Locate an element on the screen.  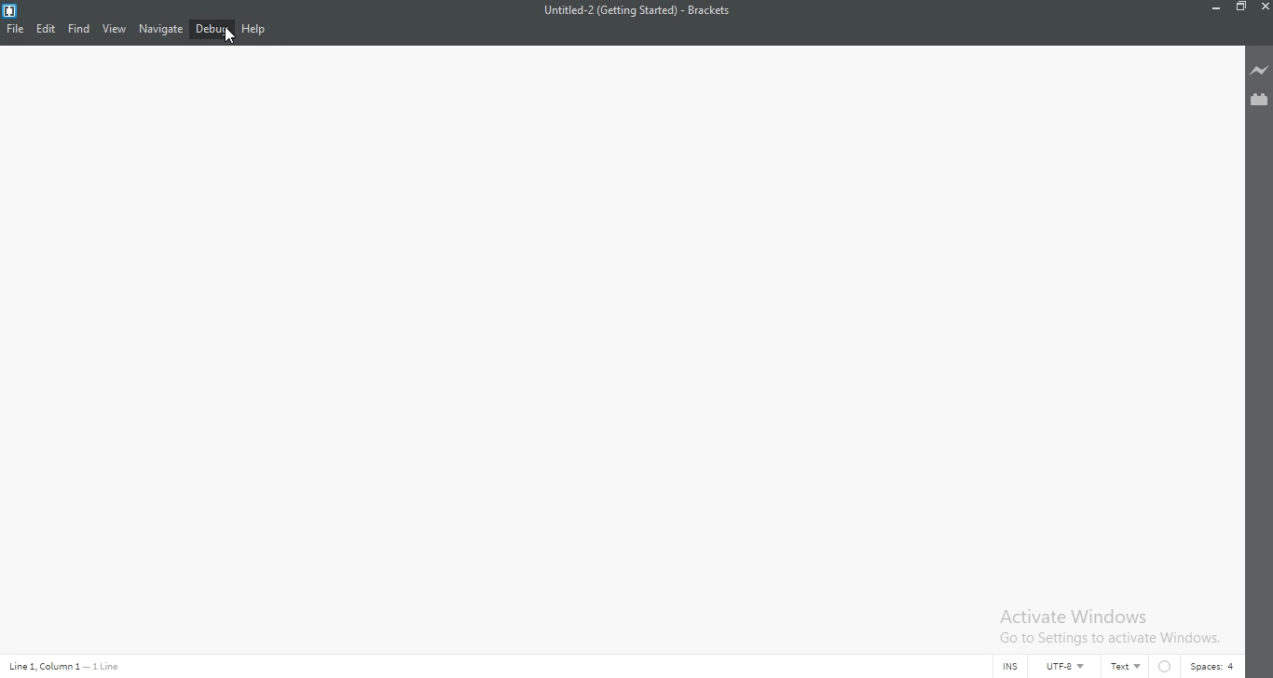
Edit is located at coordinates (46, 29).